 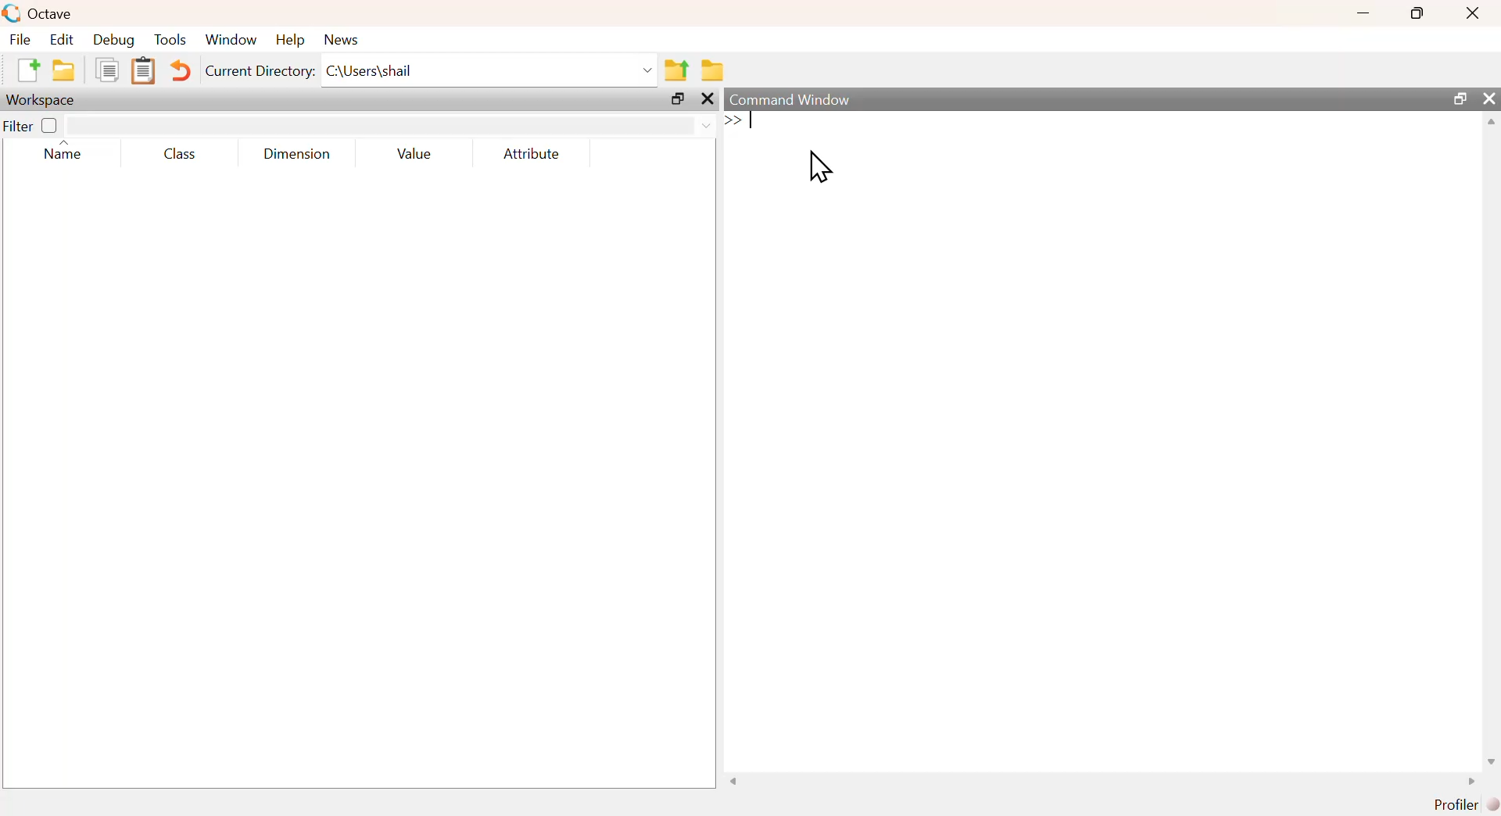 What do you see at coordinates (1492, 444) in the screenshot?
I see `scrollbar` at bounding box center [1492, 444].